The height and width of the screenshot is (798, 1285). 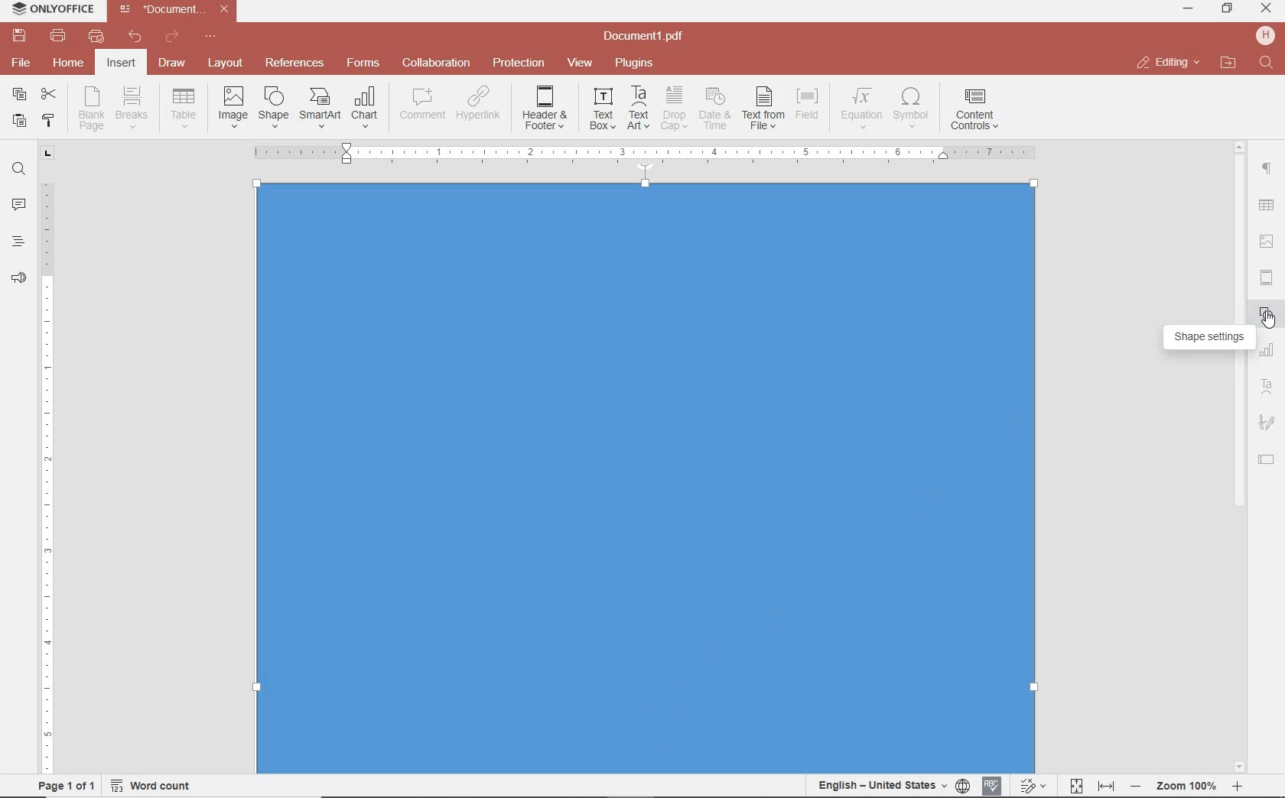 What do you see at coordinates (156, 786) in the screenshot?
I see `word count` at bounding box center [156, 786].